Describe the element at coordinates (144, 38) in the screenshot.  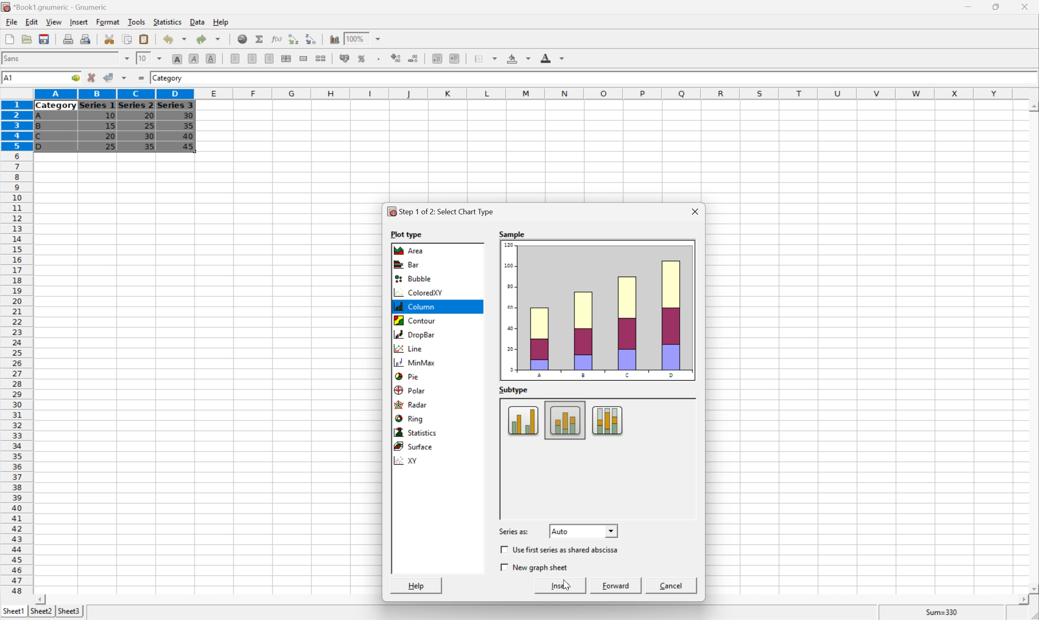
I see `Paste clipboard` at that location.